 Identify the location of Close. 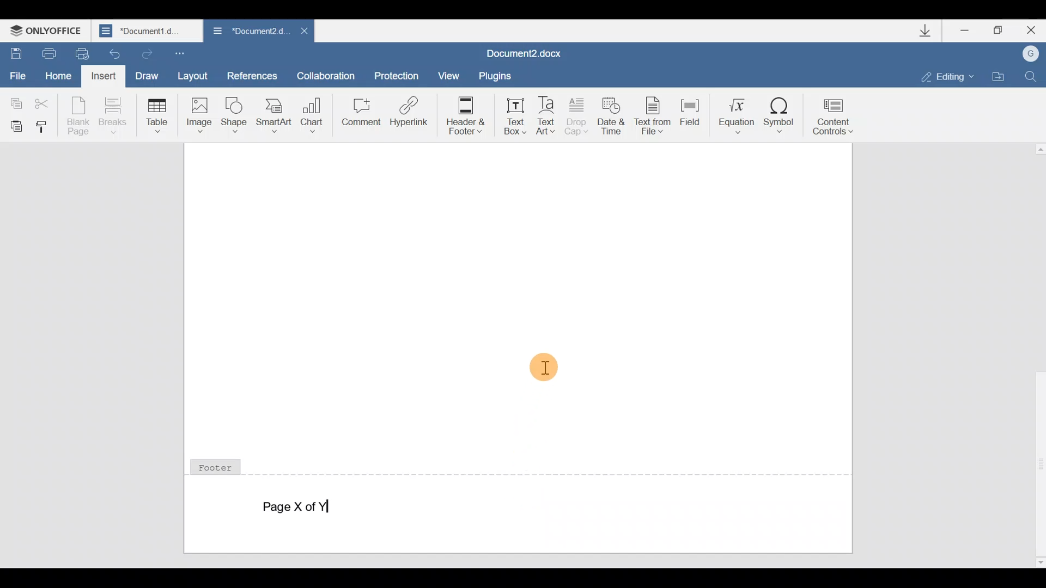
(301, 30).